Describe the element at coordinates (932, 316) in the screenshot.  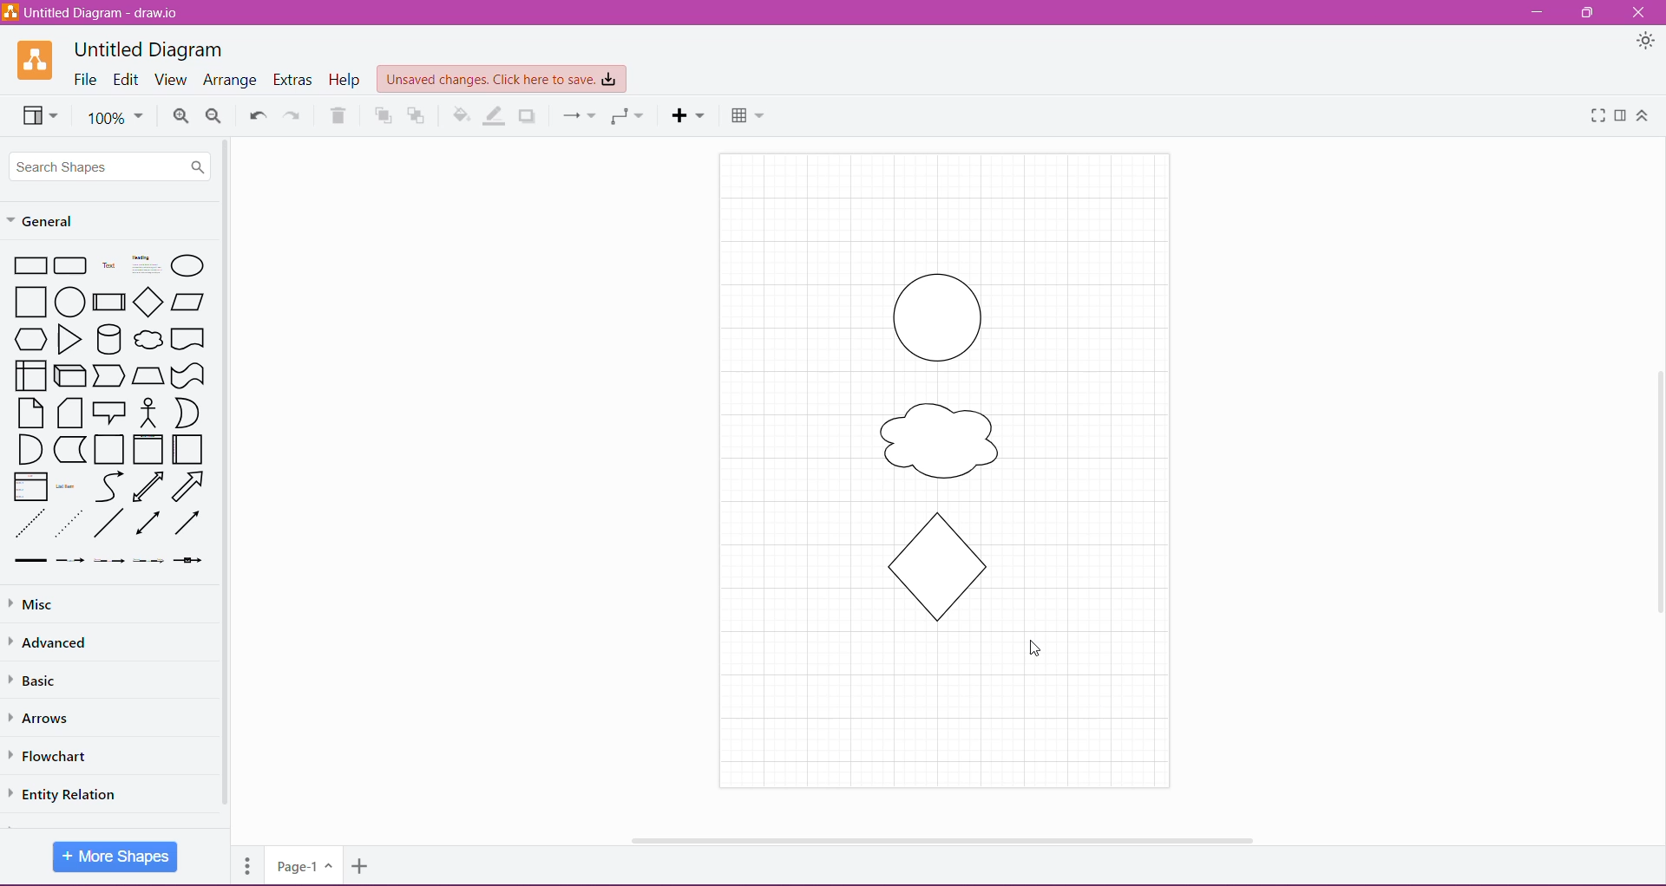
I see `Shape 1` at that location.